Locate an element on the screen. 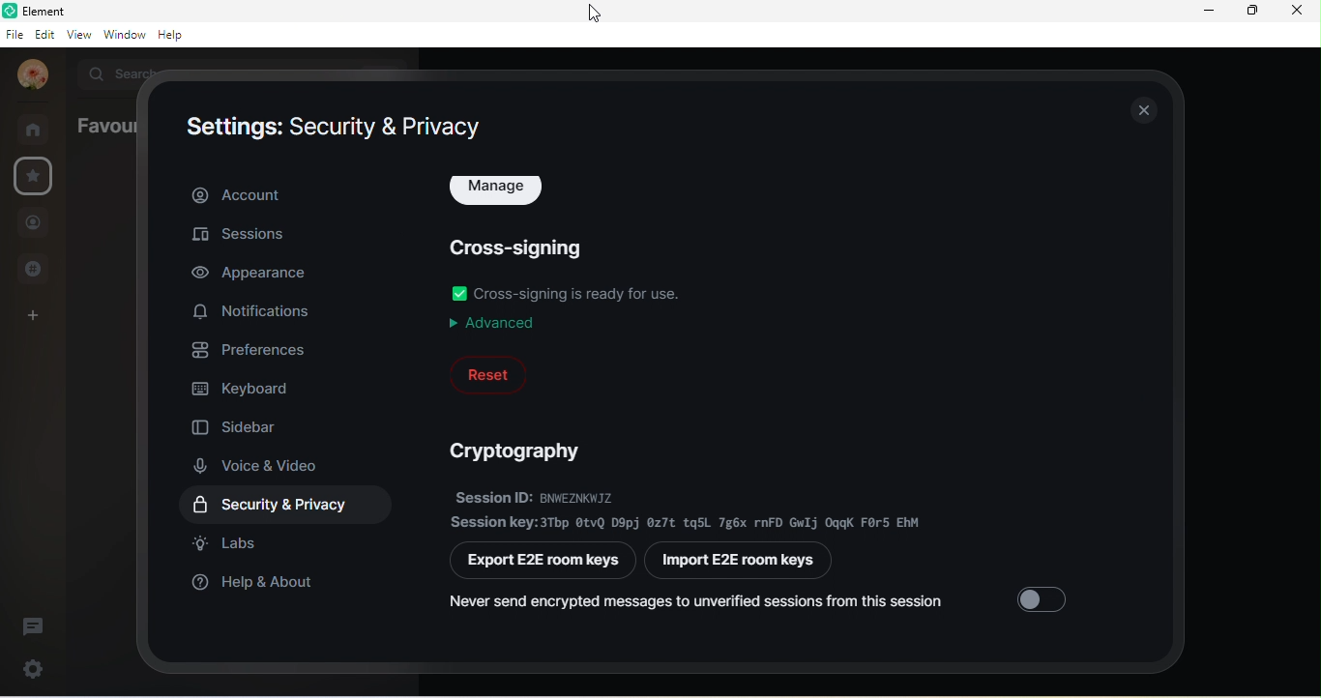 This screenshot has height=698, width=1321. Never send encrypted messages to unverified sessions from this session is located at coordinates (719, 605).